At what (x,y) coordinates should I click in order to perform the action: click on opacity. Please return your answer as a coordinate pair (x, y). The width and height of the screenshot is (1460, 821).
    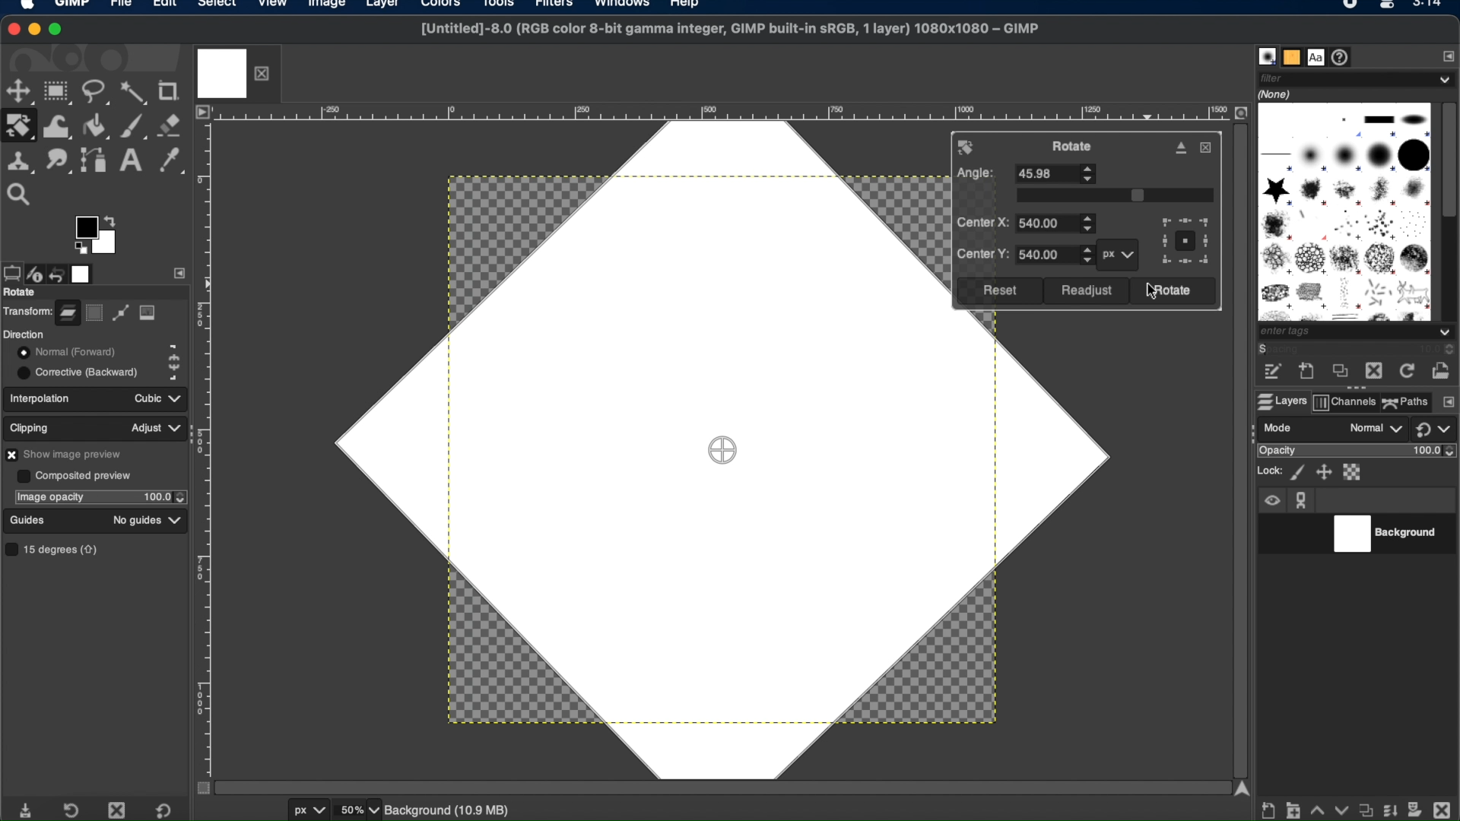
    Looking at the image, I should click on (1277, 452).